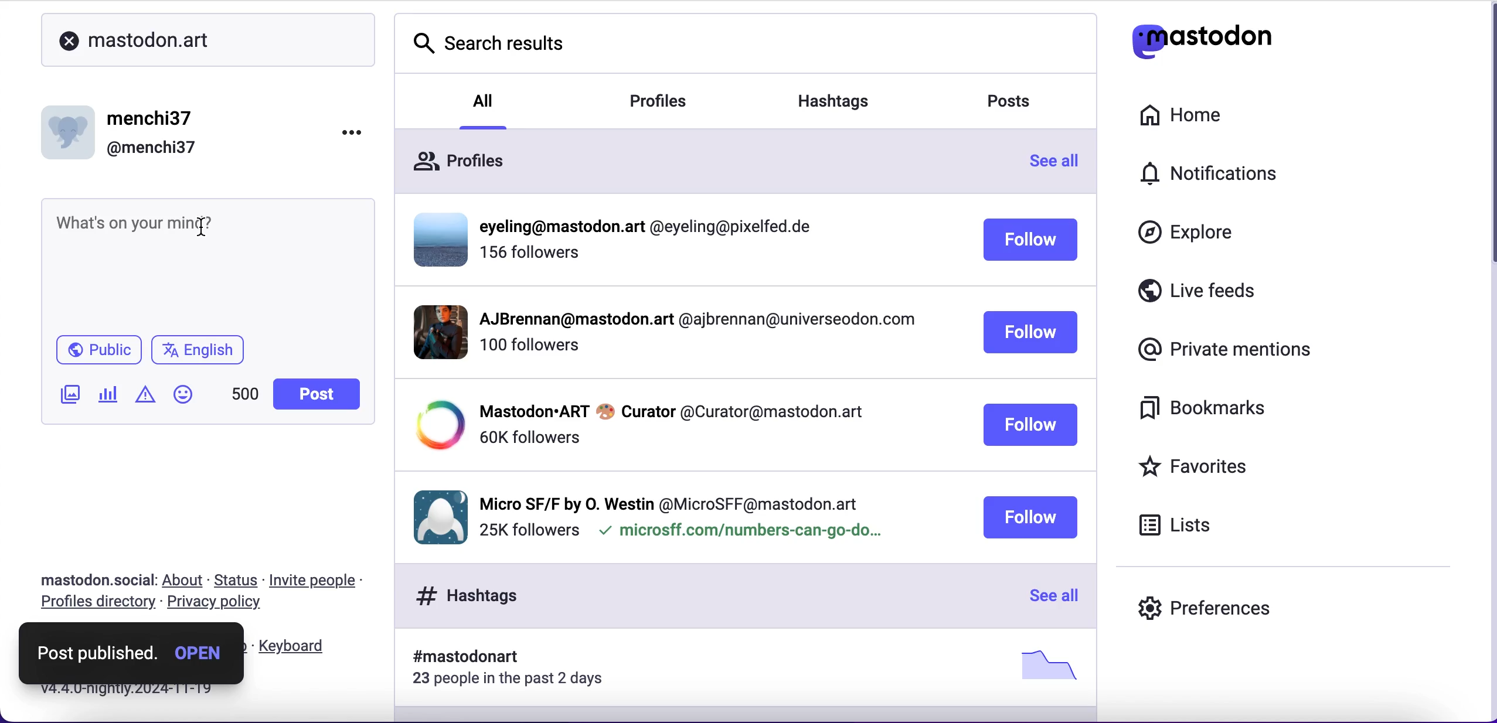 This screenshot has width=1497, height=723. Describe the element at coordinates (436, 238) in the screenshot. I see `display picture` at that location.